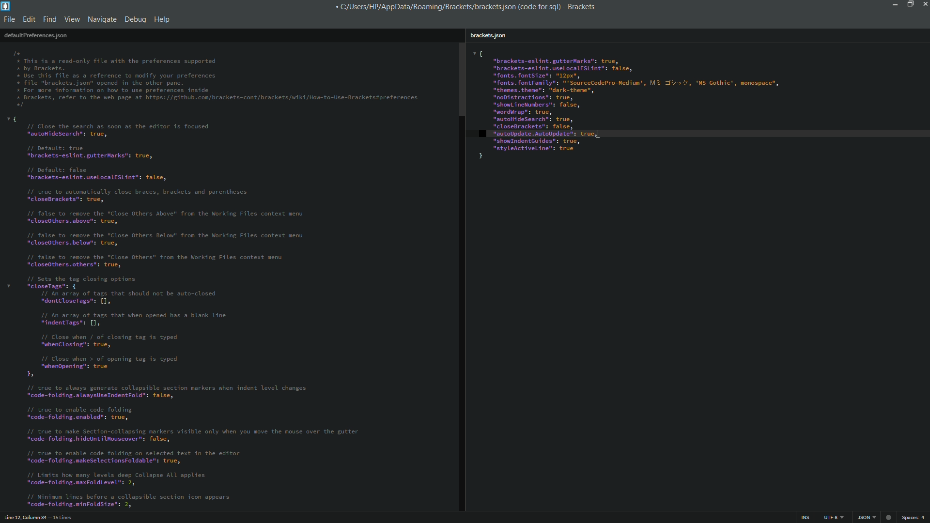  Describe the element at coordinates (831, 517) in the screenshot. I see `UTF - 8` at that location.